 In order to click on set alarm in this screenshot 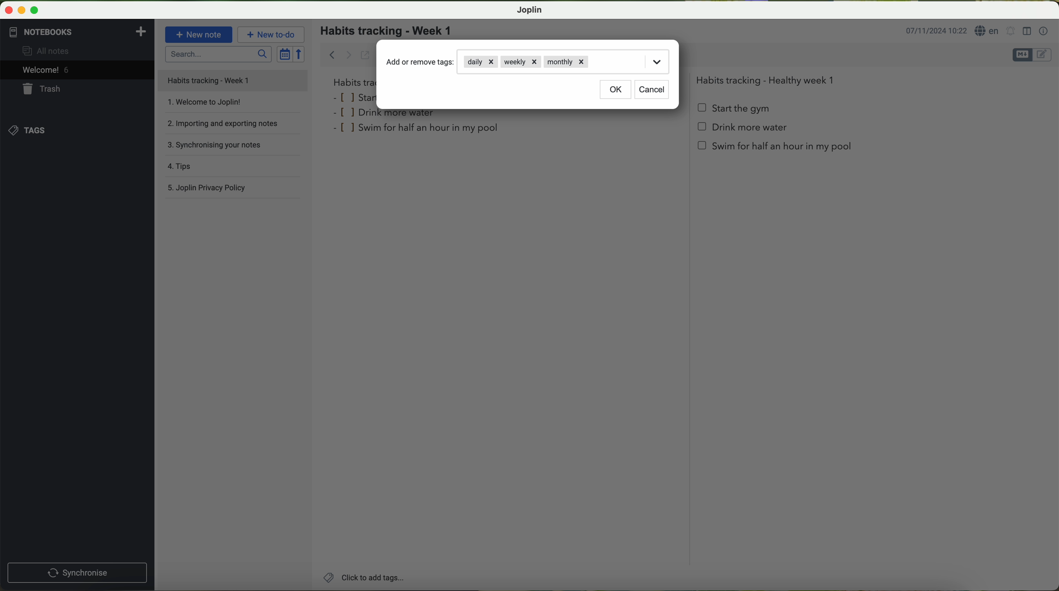, I will do `click(1011, 30)`.